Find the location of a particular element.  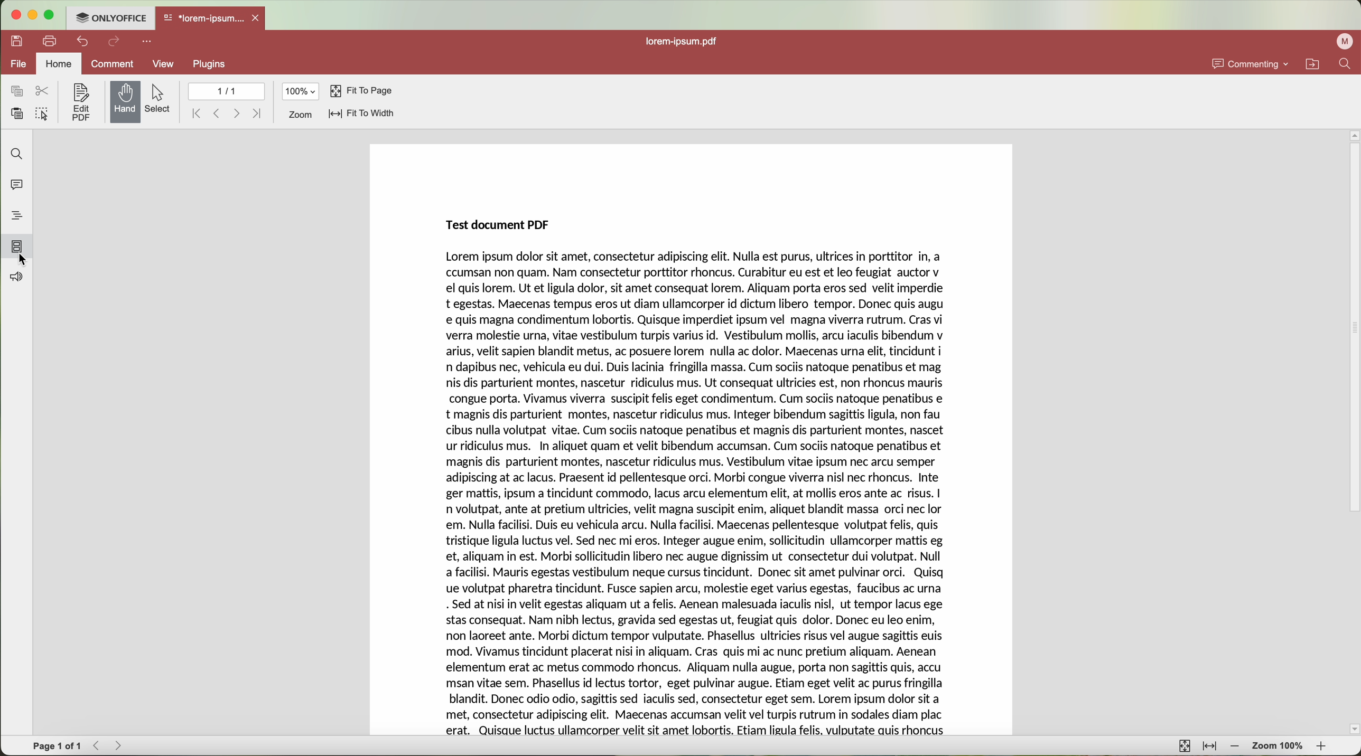

open file location is located at coordinates (1312, 64).